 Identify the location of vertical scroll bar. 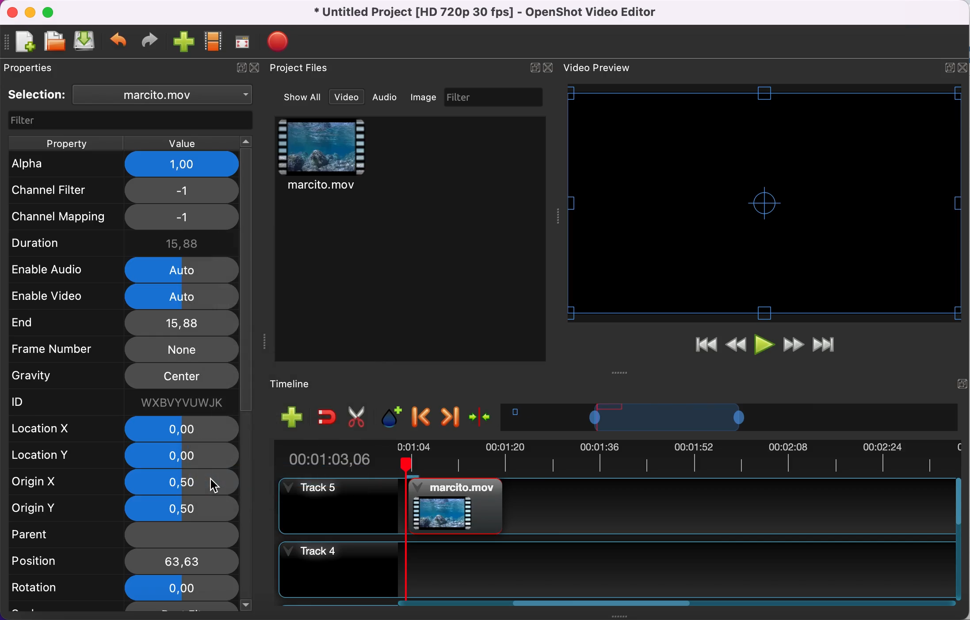
(247, 472).